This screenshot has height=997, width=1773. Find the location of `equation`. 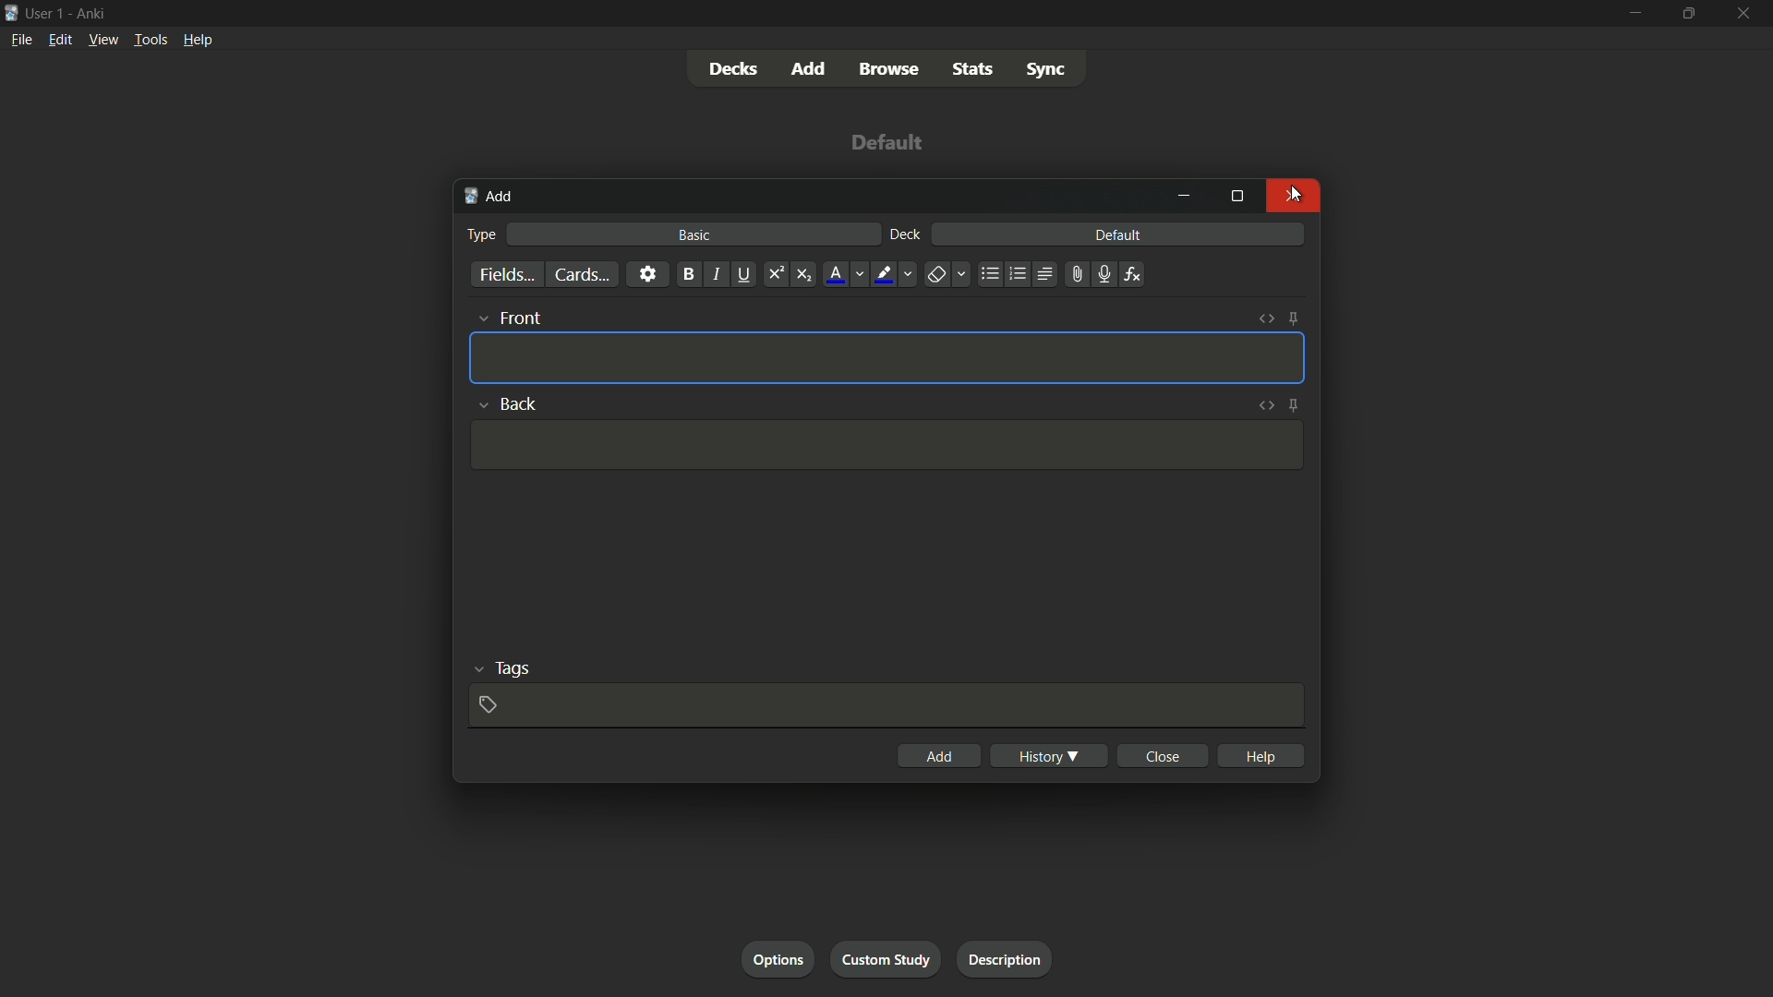

equation is located at coordinates (1135, 274).